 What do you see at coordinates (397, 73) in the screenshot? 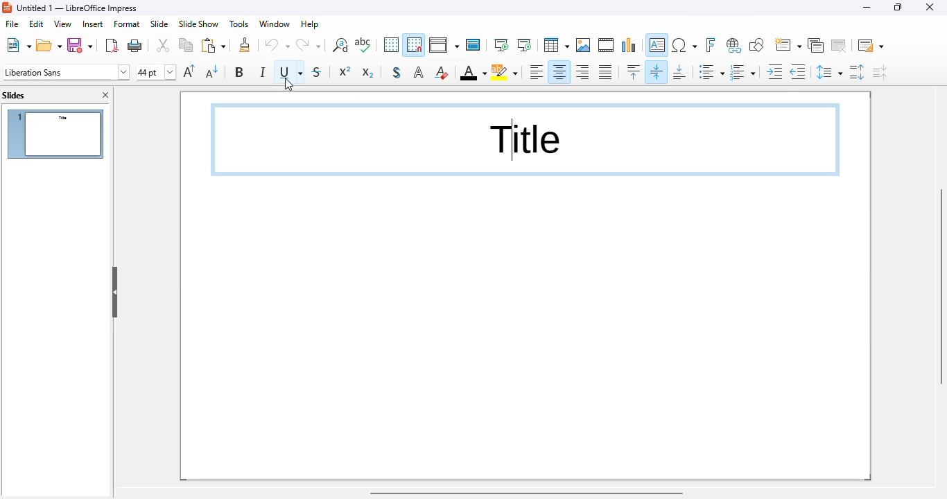
I see `toggle shadow` at bounding box center [397, 73].